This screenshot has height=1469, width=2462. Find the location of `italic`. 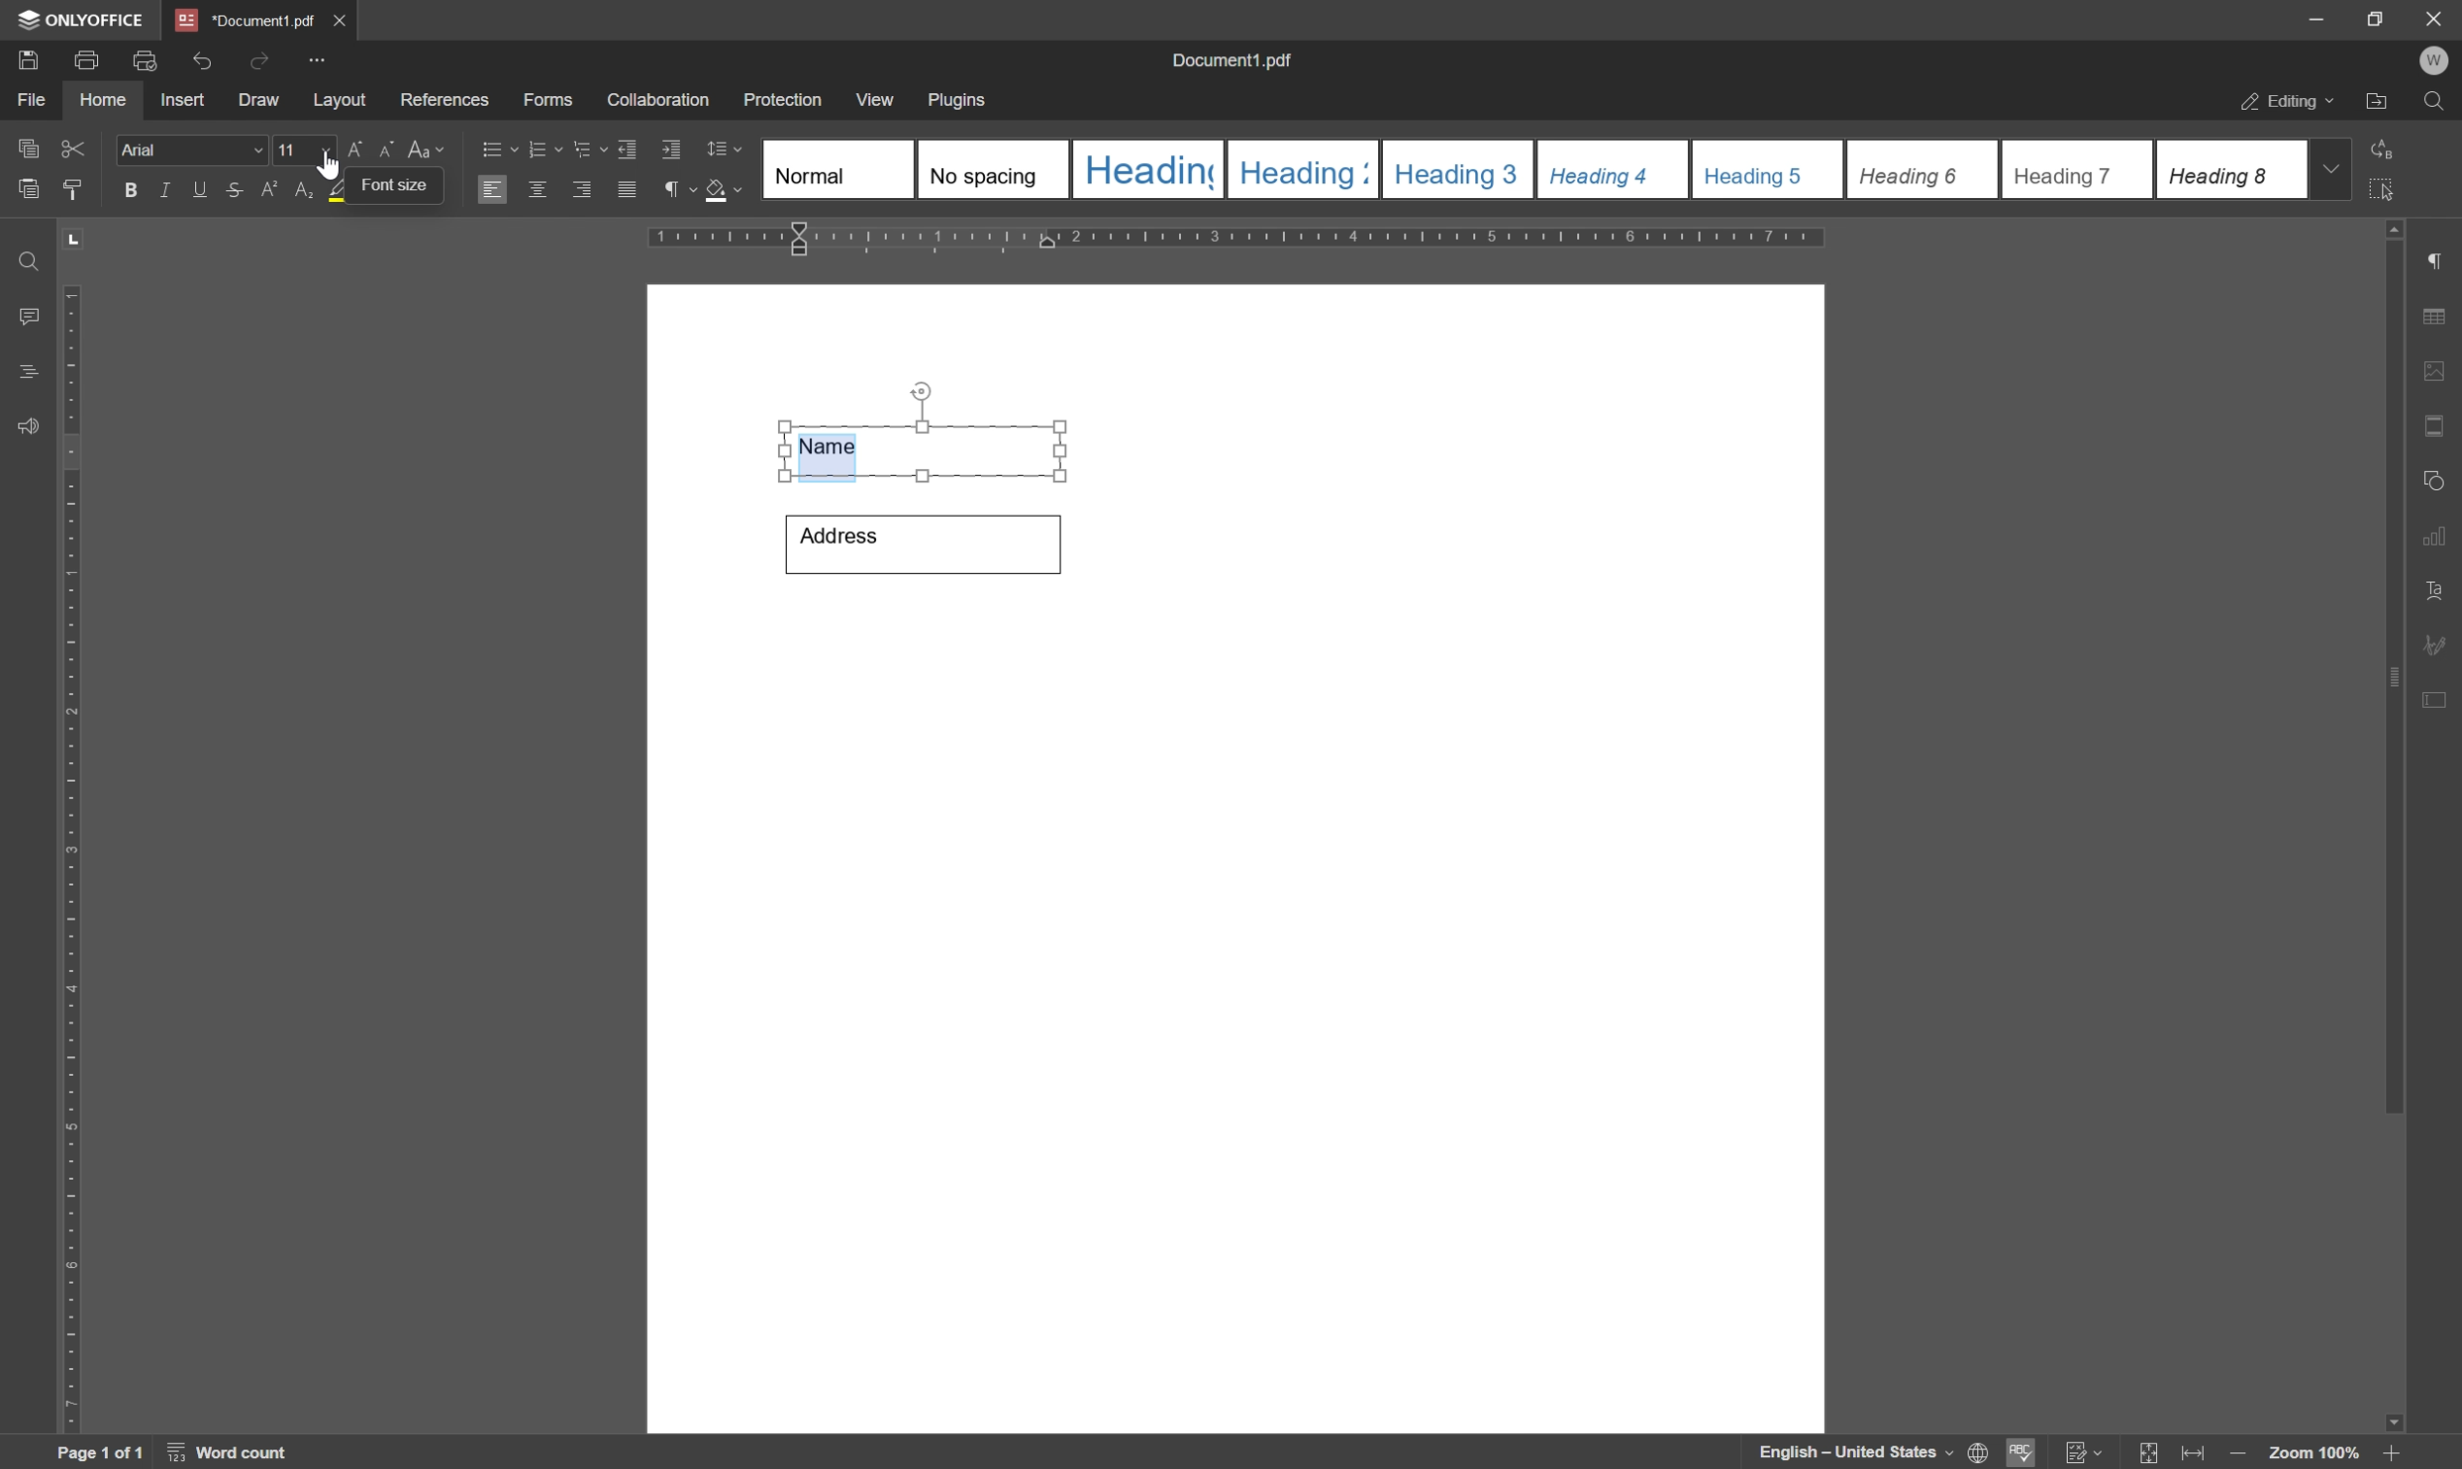

italic is located at coordinates (161, 189).